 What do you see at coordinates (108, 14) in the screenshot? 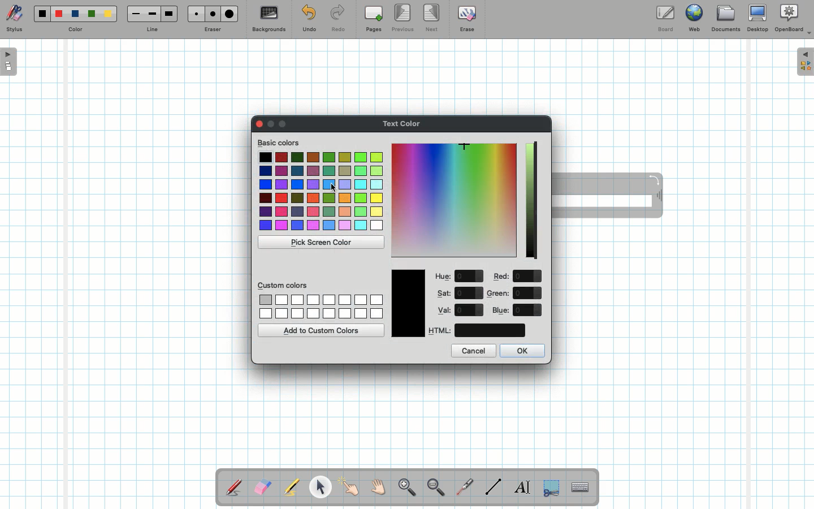
I see `Yellow` at bounding box center [108, 14].